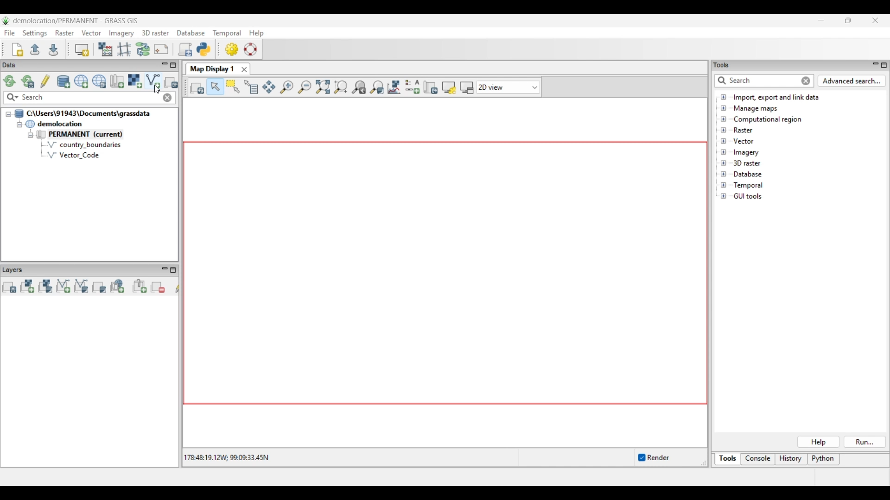 The width and height of the screenshot is (890, 500). I want to click on Click to open files under Imagery, so click(723, 152).